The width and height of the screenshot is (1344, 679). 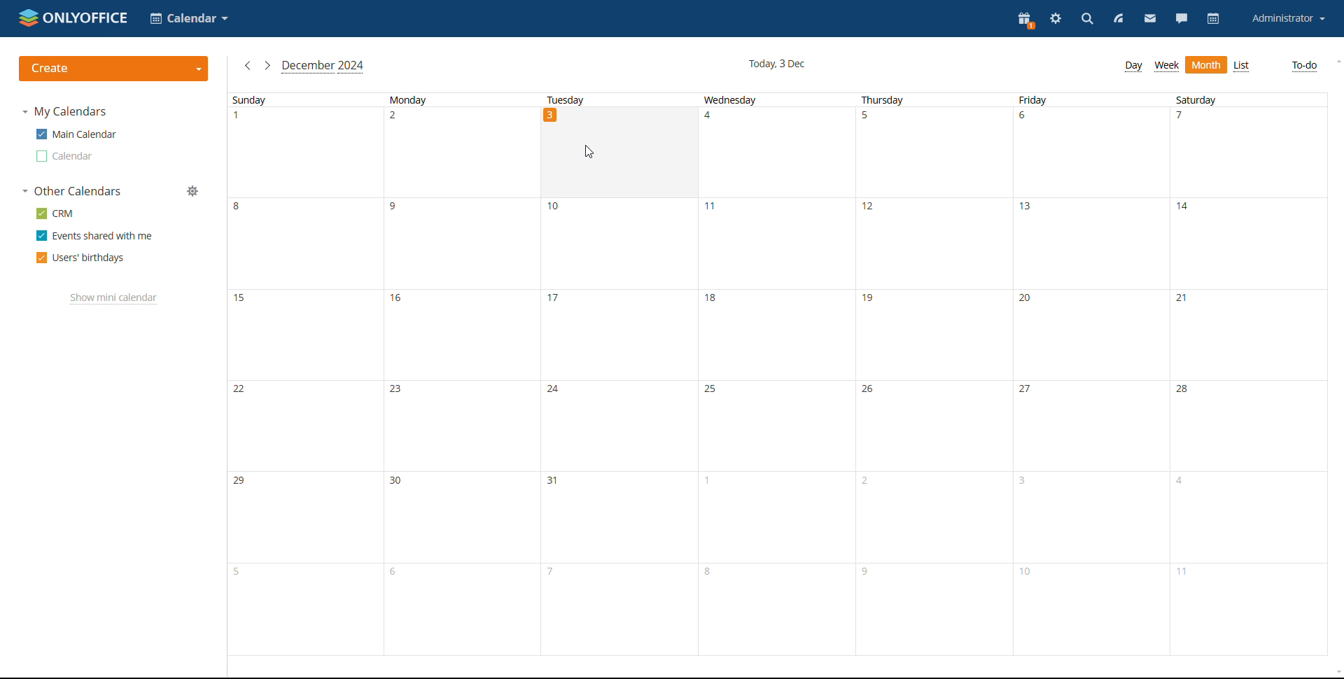 I want to click on next month, so click(x=267, y=66).